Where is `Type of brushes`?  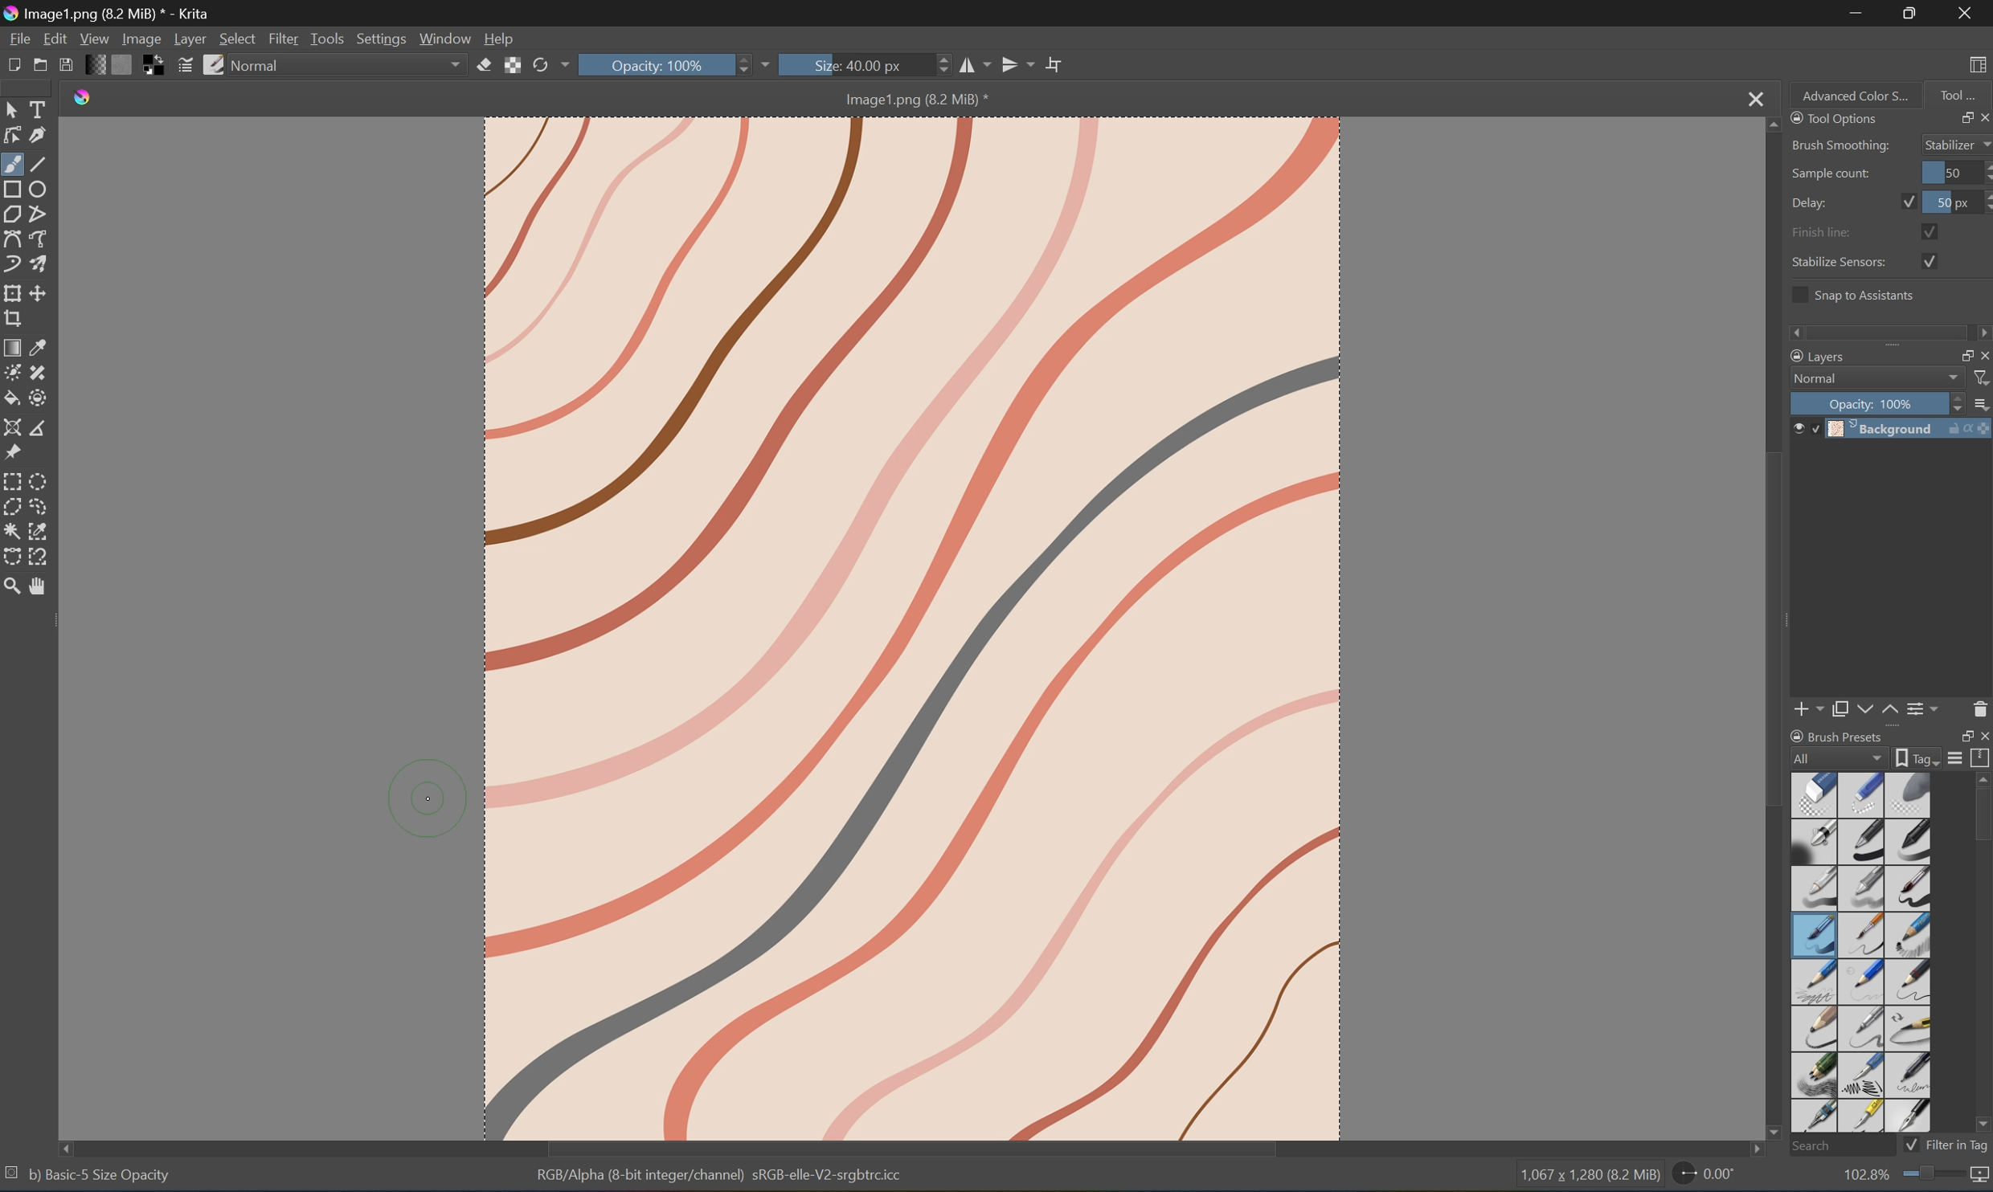
Type of brushes is located at coordinates (1860, 951).